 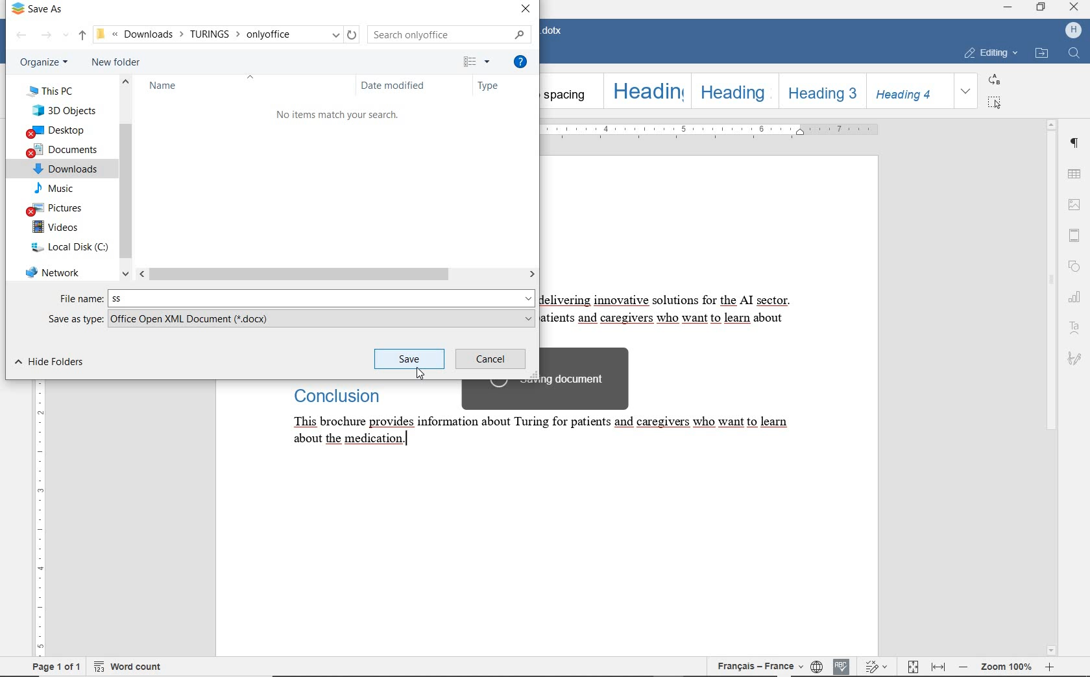 I want to click on SEARCH, so click(x=449, y=33).